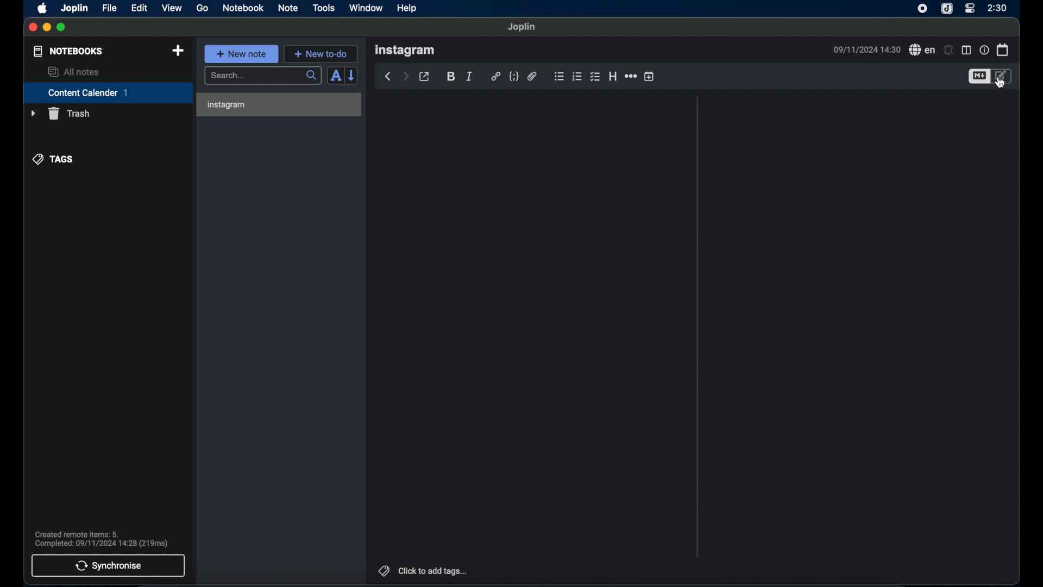  Describe the element at coordinates (867, 49) in the screenshot. I see `09/11/2024(date and time)` at that location.